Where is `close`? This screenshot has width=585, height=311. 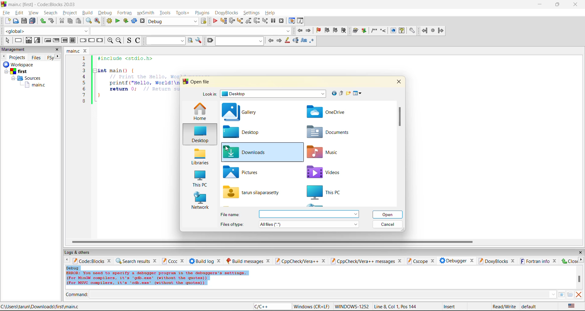
close is located at coordinates (472, 260).